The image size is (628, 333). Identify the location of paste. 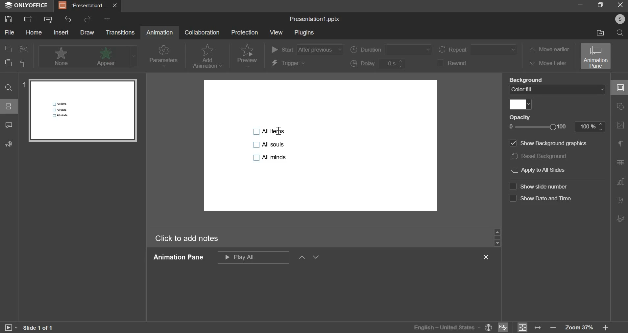
(8, 63).